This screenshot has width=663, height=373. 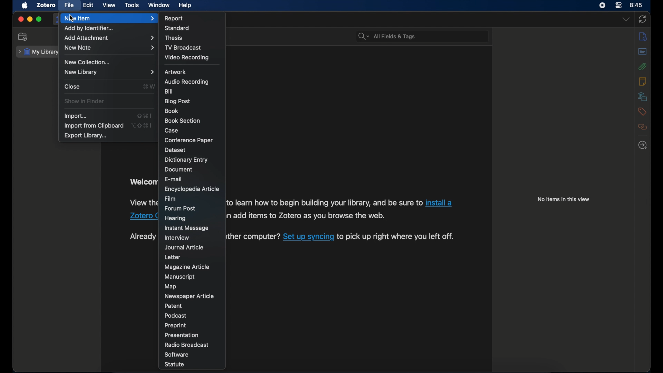 I want to click on presentation, so click(x=182, y=335).